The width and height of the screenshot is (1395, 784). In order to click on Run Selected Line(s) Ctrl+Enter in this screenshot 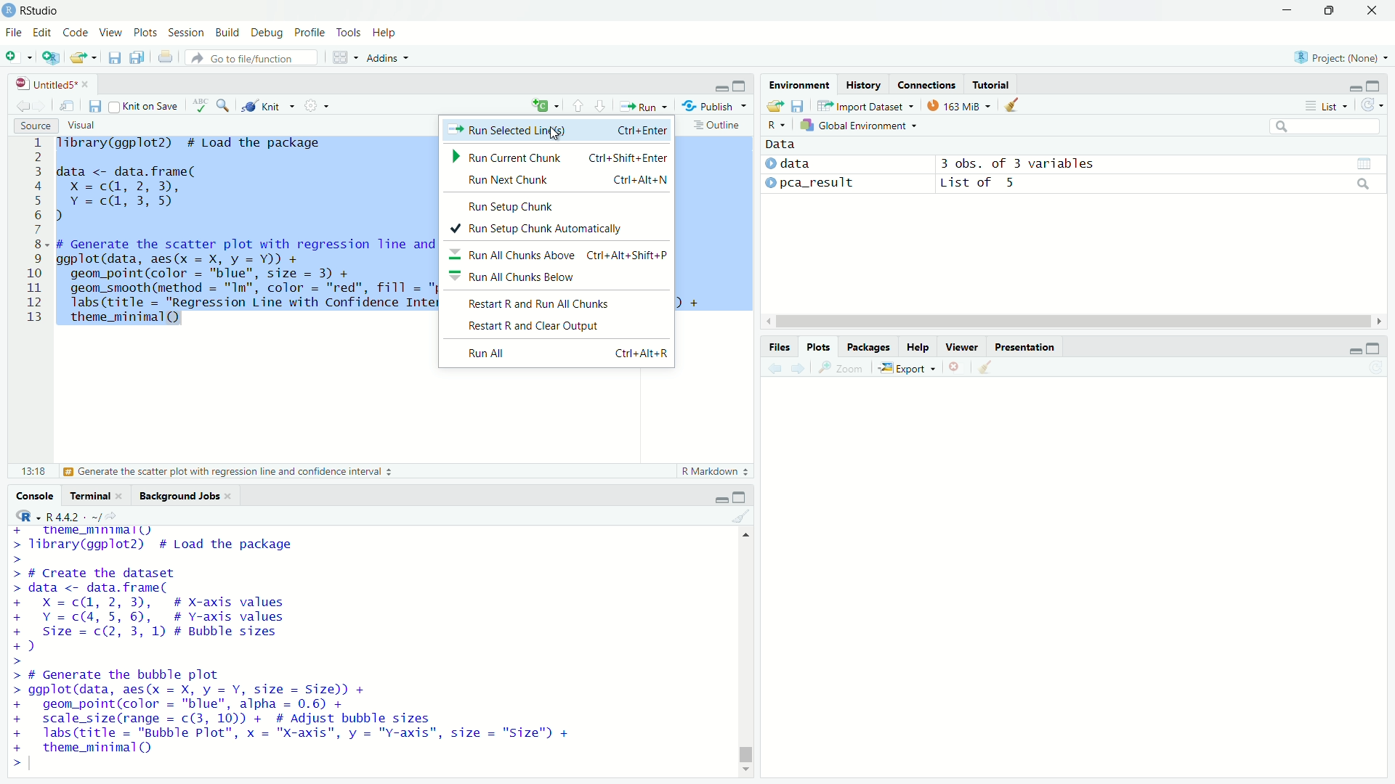, I will do `click(557, 130)`.